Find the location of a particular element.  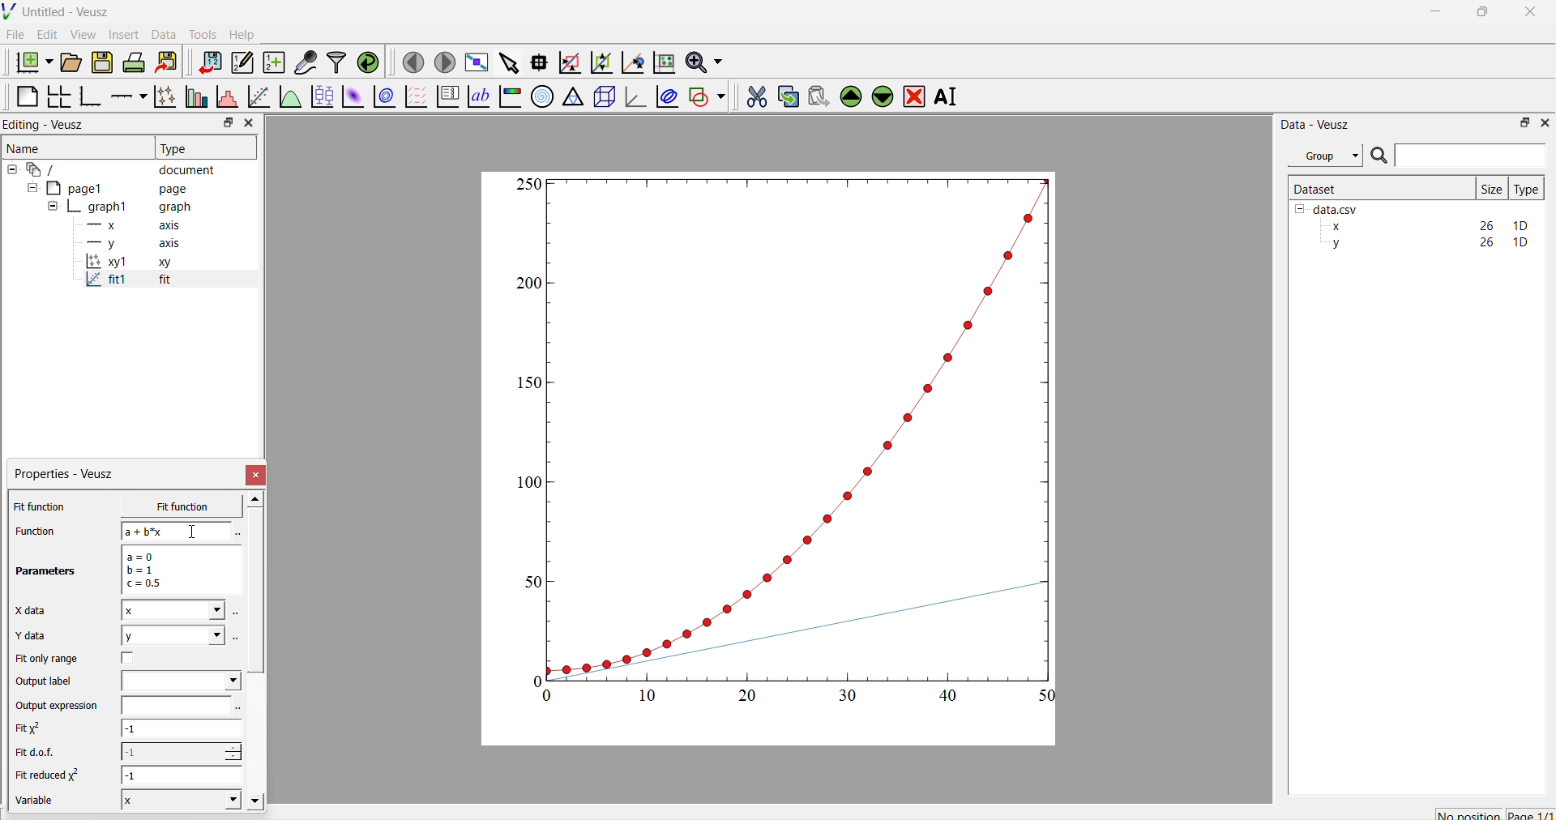

Rename is located at coordinates (949, 96).